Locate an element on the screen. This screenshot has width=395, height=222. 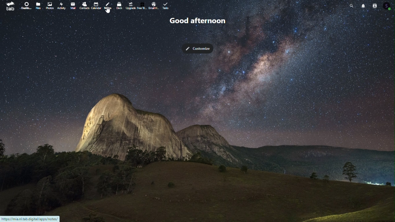
Search bar is located at coordinates (351, 5).